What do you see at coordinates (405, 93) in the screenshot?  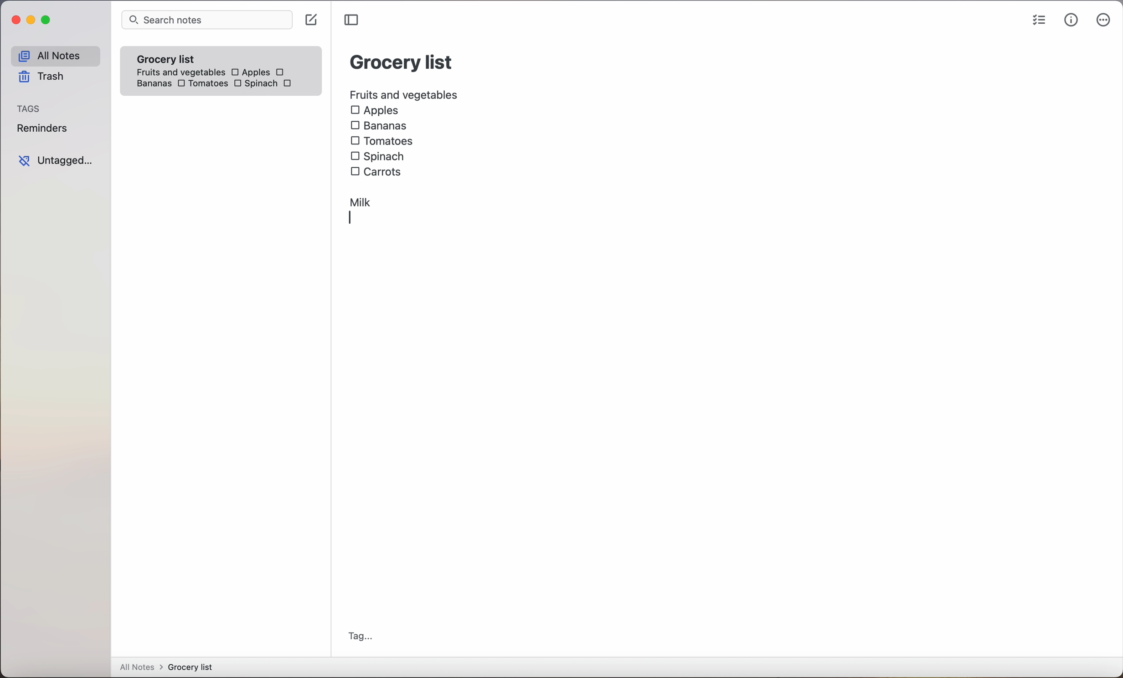 I see `fruits and vegetables` at bounding box center [405, 93].